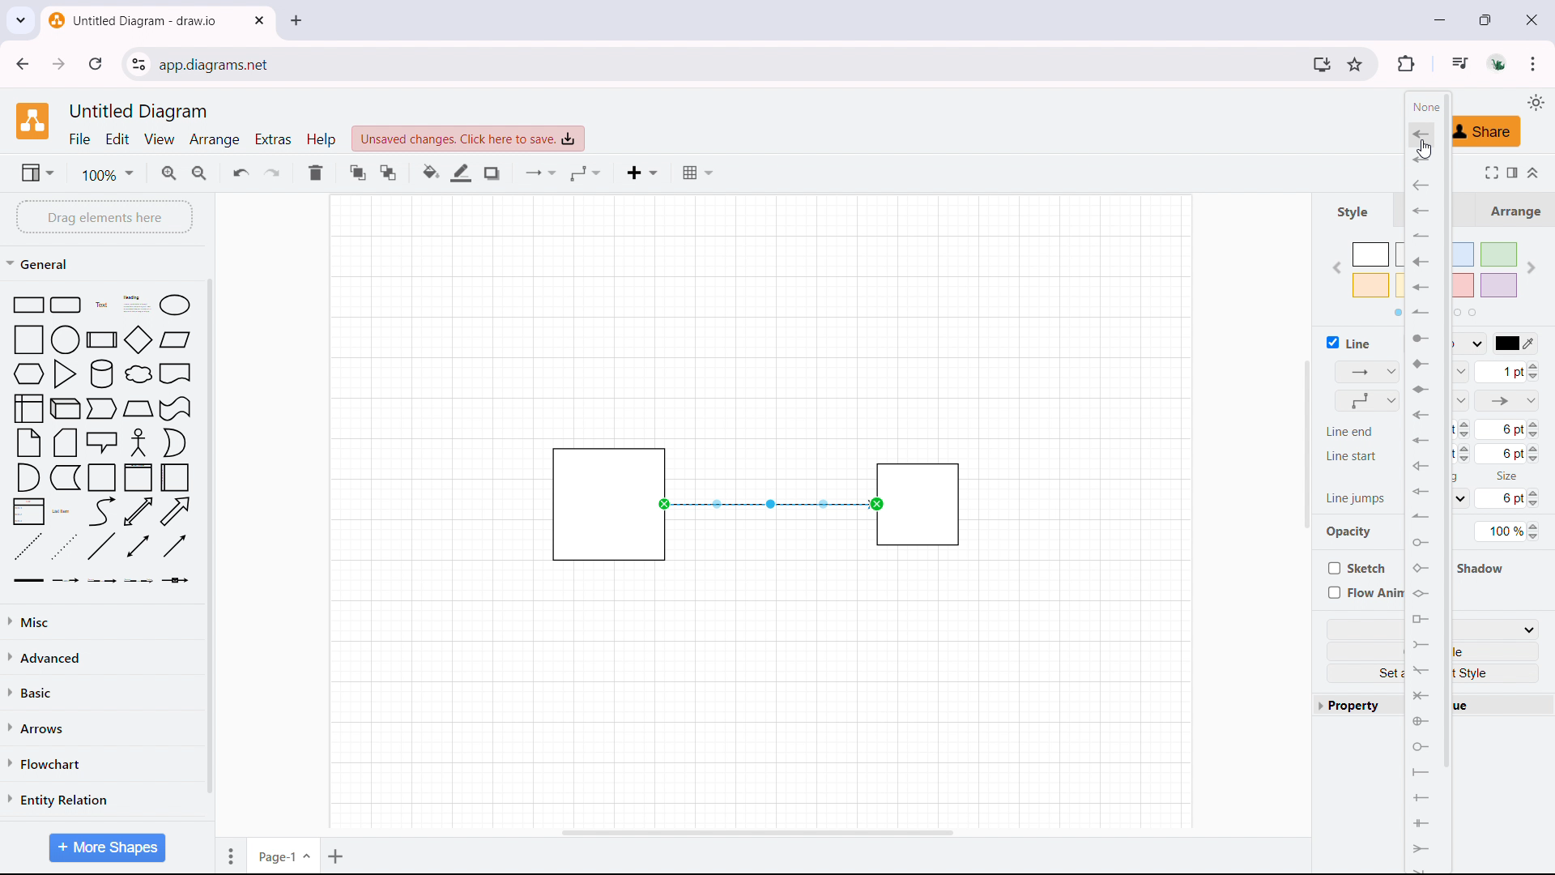 The height and width of the screenshot is (875, 1555). What do you see at coordinates (1533, 63) in the screenshot?
I see `customize and control` at bounding box center [1533, 63].